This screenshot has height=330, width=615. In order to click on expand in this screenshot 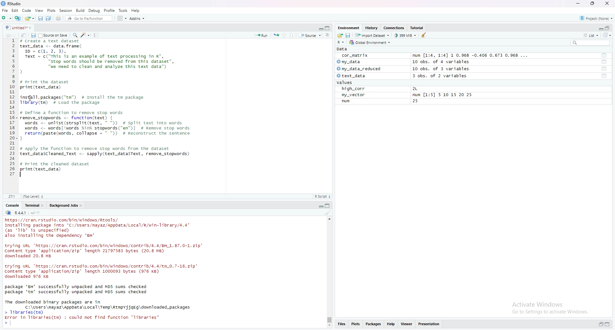, I will do `click(600, 28)`.